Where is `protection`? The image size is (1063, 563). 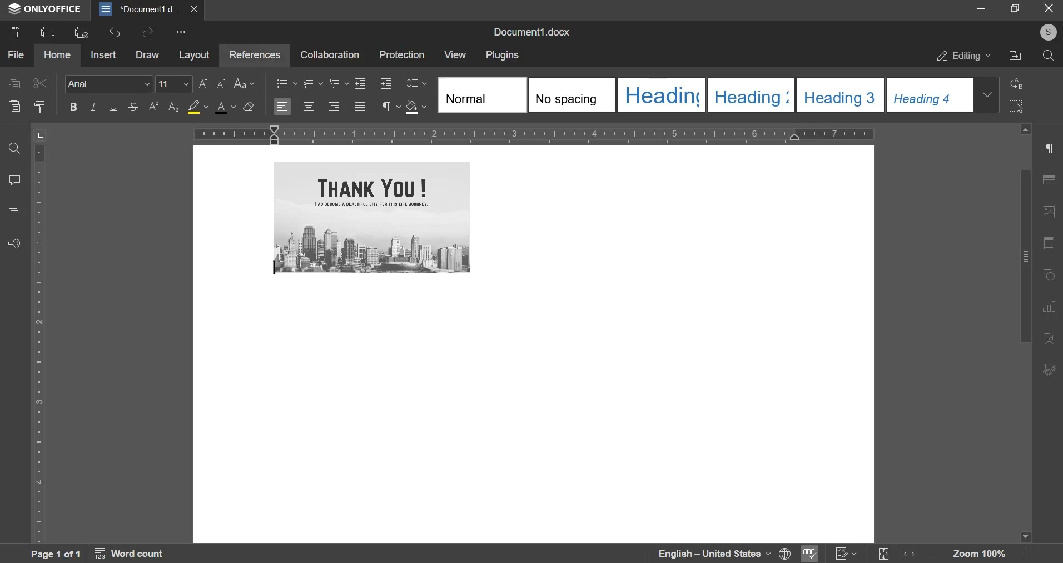 protection is located at coordinates (401, 54).